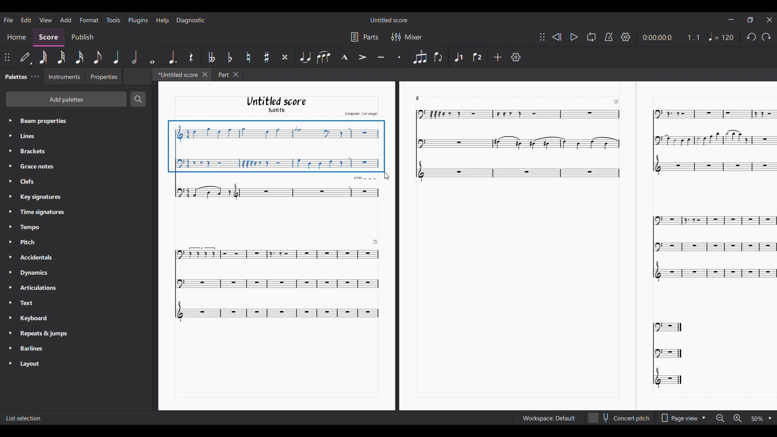 The height and width of the screenshot is (437, 777). What do you see at coordinates (39, 319) in the screenshot?
I see `Keyboard` at bounding box center [39, 319].